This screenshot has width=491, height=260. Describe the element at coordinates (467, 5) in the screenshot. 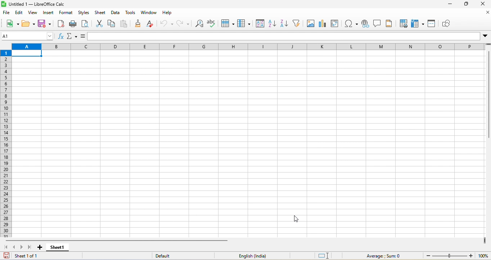

I see `maximize` at that location.